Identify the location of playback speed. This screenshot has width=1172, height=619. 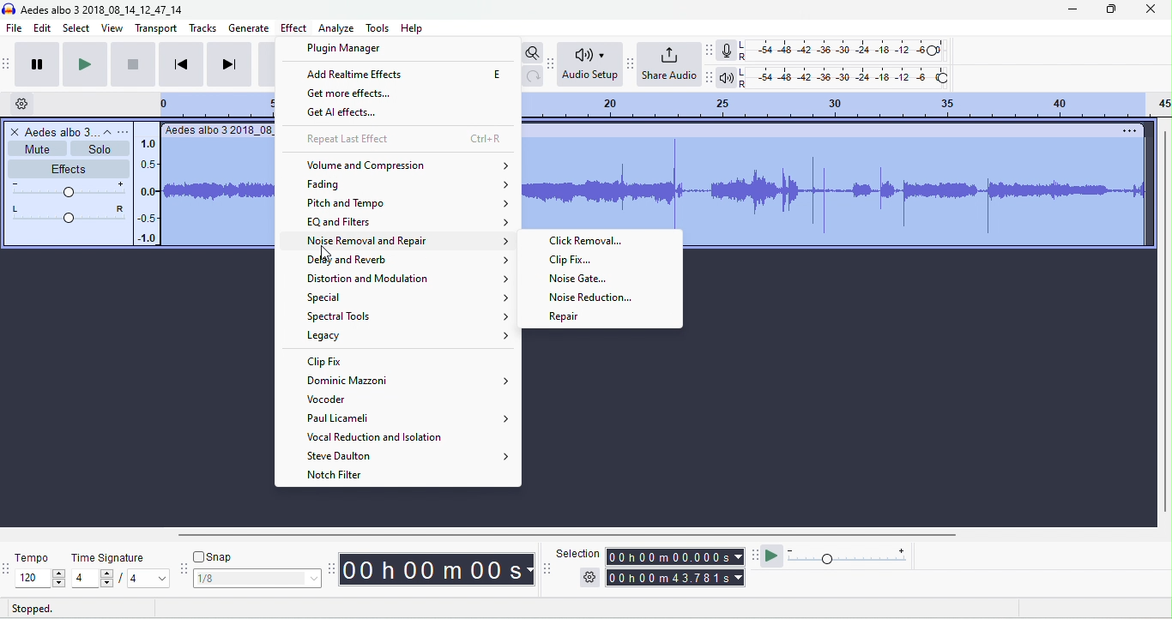
(850, 556).